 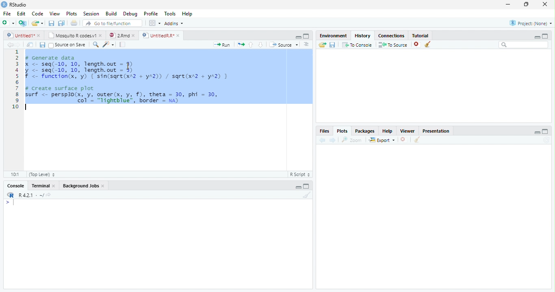 What do you see at coordinates (20, 35) in the screenshot?
I see `Untitled1*` at bounding box center [20, 35].